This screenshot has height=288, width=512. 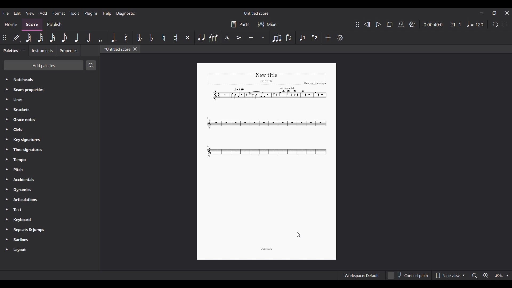 What do you see at coordinates (50, 170) in the screenshot?
I see `Pitch` at bounding box center [50, 170].